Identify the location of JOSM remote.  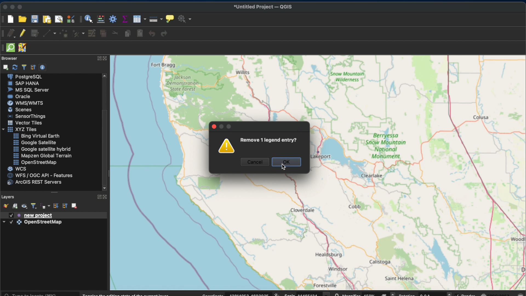
(22, 48).